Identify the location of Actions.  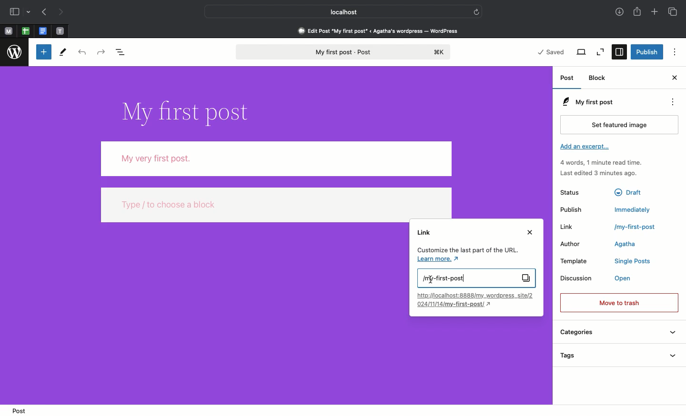
(672, 102).